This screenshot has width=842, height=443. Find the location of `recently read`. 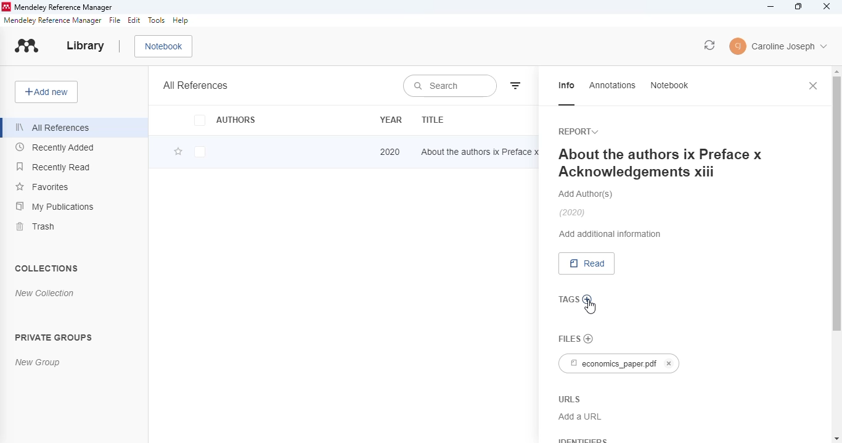

recently read is located at coordinates (52, 167).